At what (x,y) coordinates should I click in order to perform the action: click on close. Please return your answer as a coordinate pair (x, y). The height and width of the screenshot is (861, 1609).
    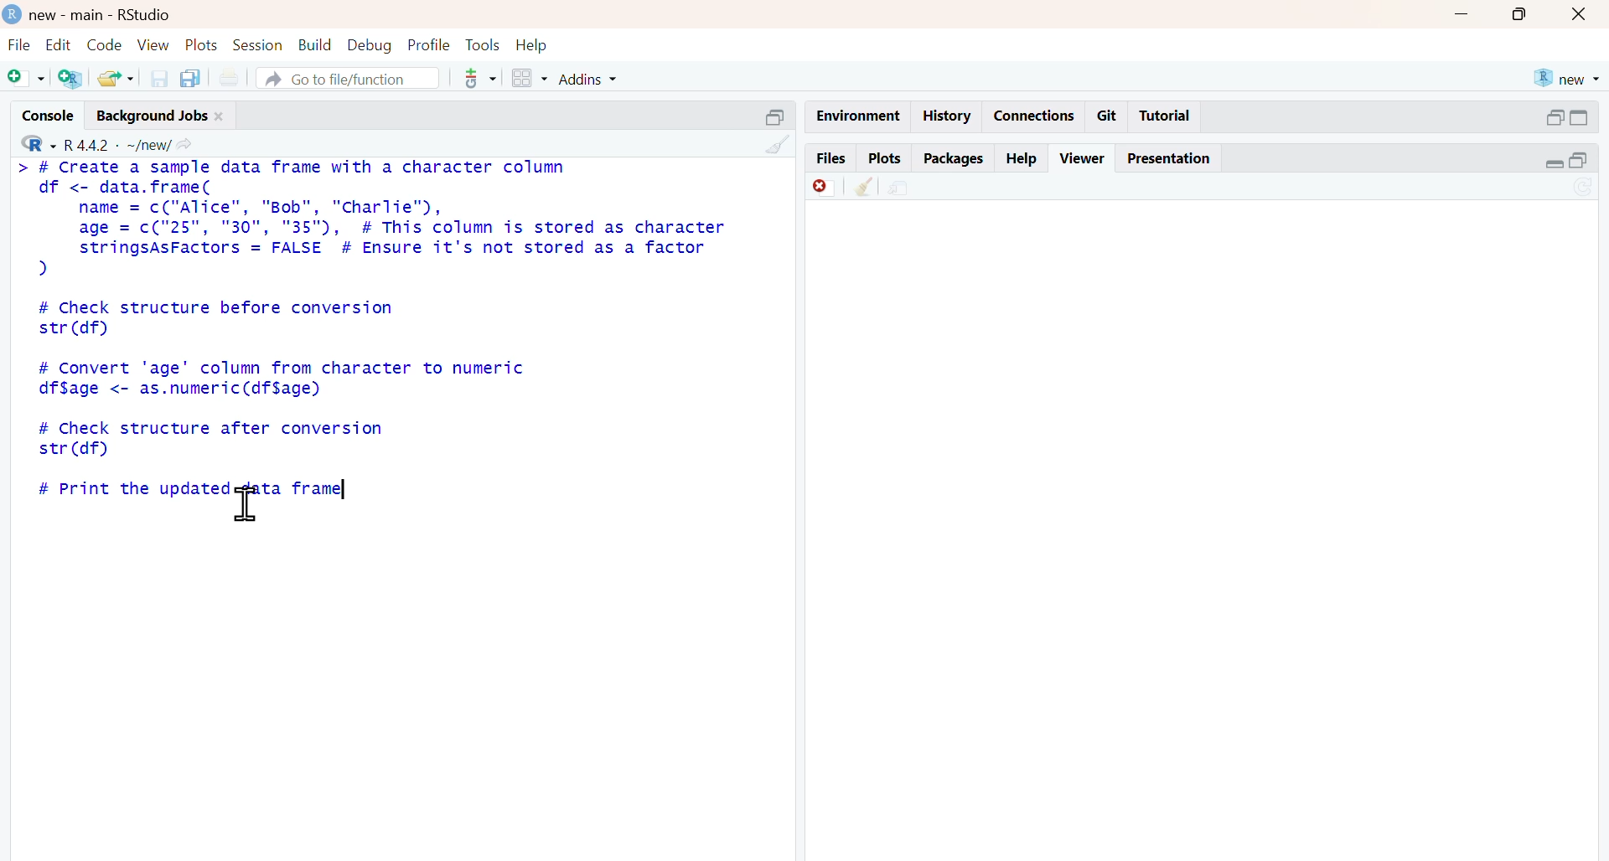
    Looking at the image, I should click on (219, 116).